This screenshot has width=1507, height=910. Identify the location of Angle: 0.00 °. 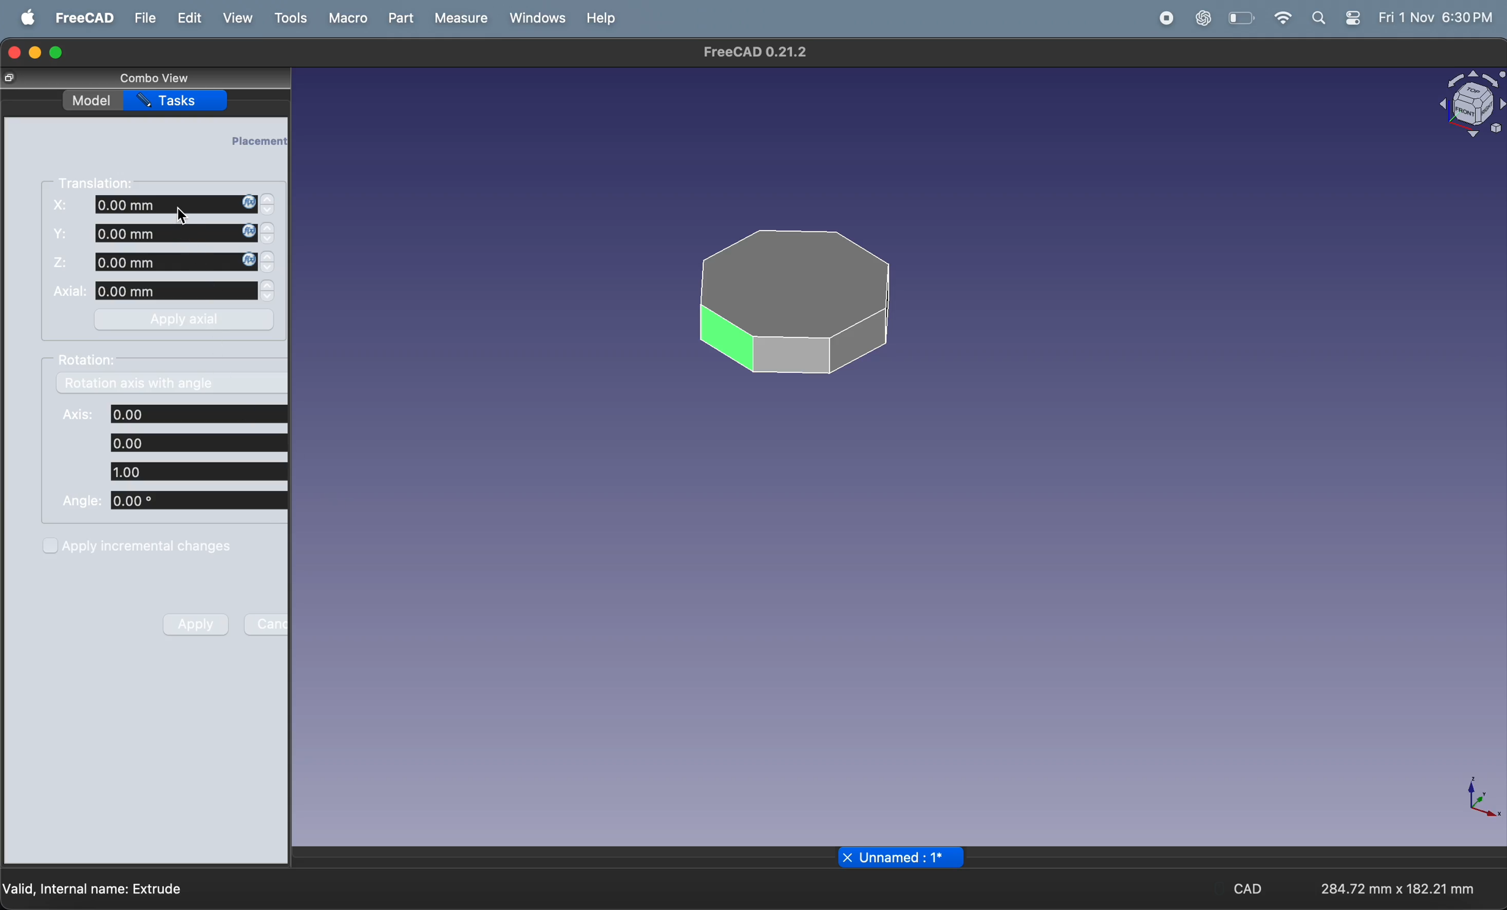
(172, 502).